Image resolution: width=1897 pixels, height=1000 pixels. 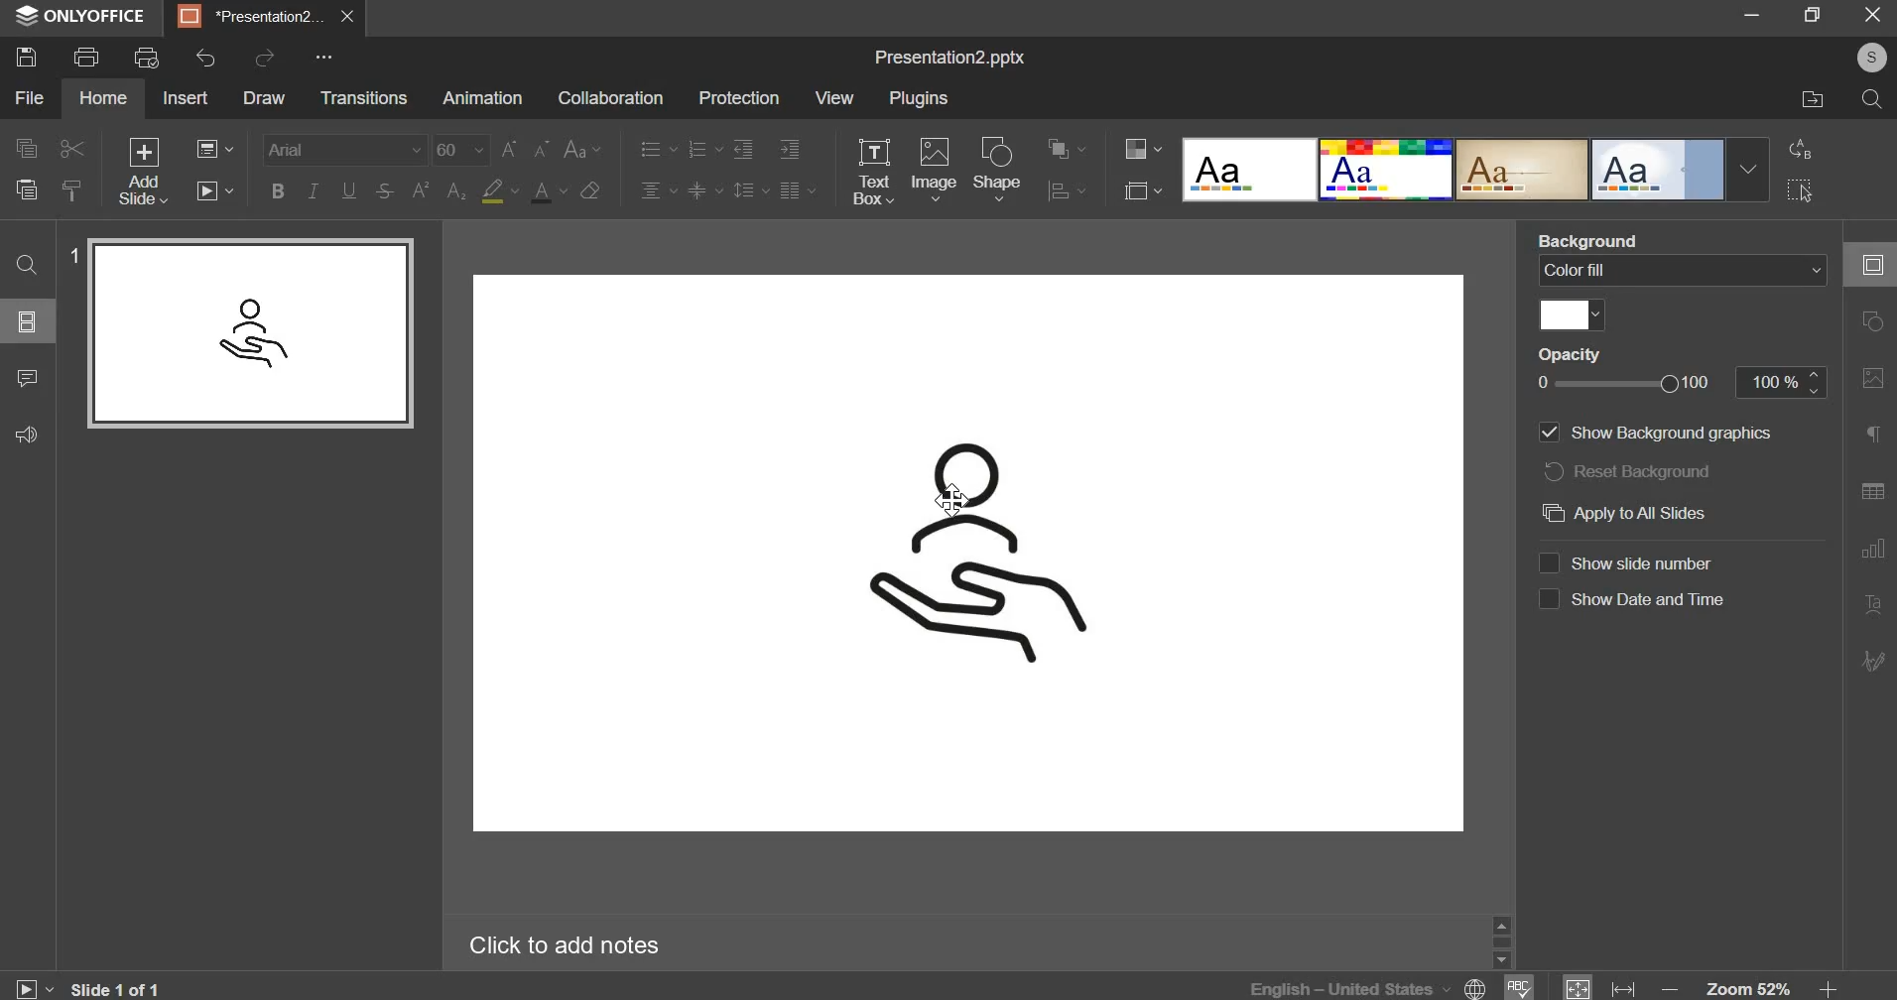 What do you see at coordinates (491, 150) in the screenshot?
I see `font size chane` at bounding box center [491, 150].